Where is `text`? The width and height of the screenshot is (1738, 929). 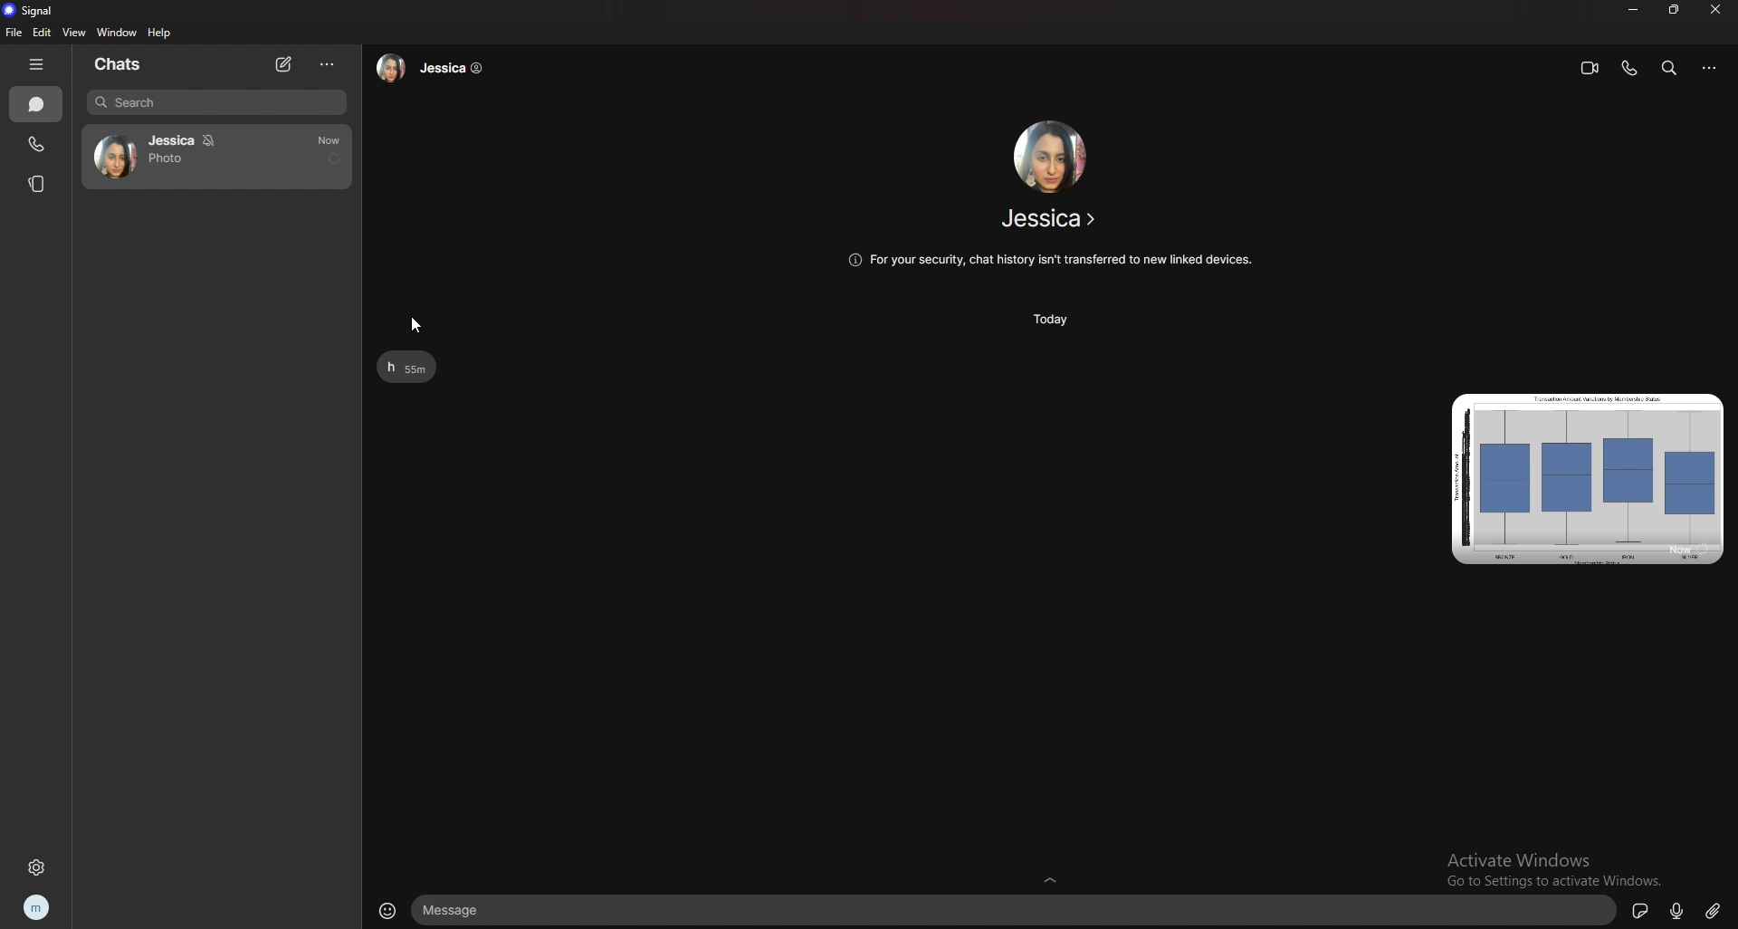 text is located at coordinates (408, 368).